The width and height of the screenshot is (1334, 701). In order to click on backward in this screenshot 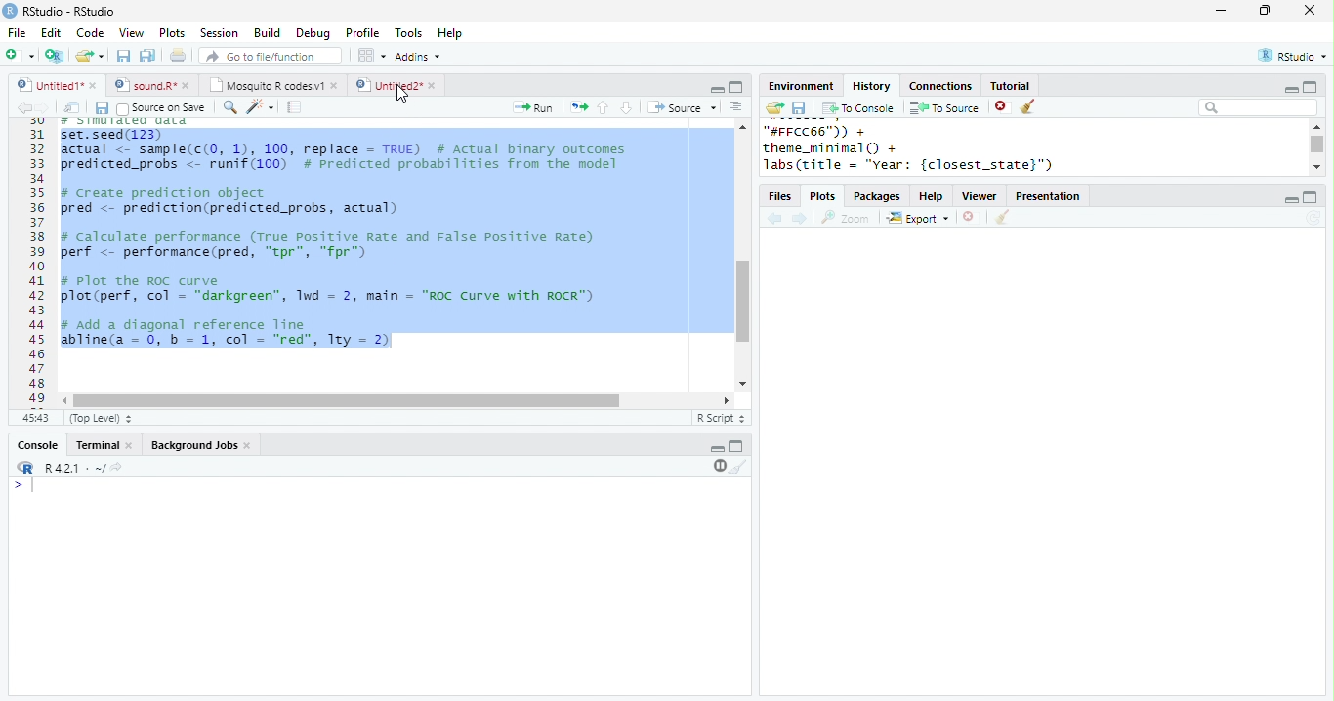, I will do `click(23, 107)`.